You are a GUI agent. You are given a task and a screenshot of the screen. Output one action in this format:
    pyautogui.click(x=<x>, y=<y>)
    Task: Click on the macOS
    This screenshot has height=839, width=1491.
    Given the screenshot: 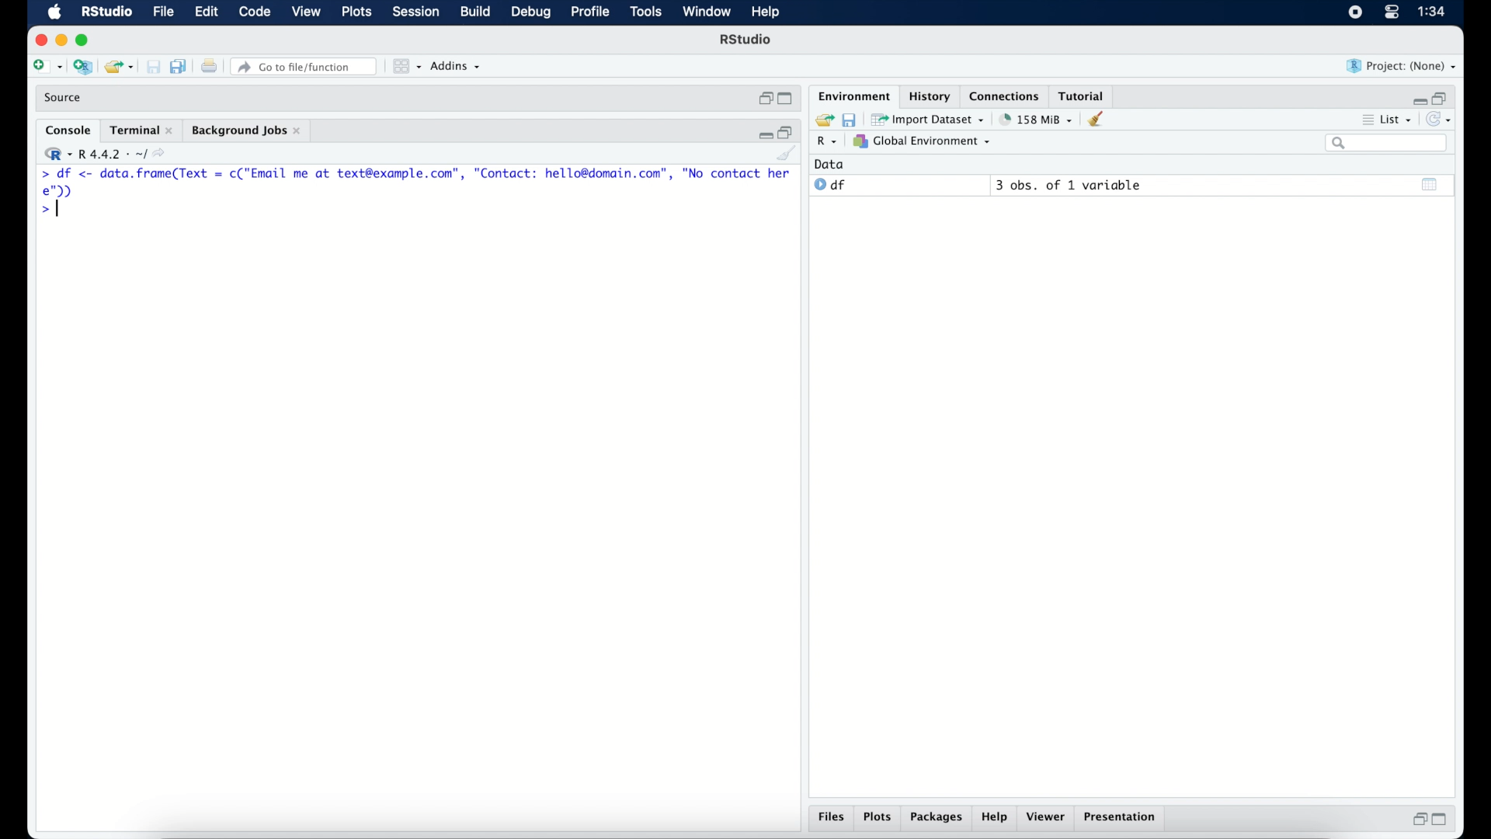 What is the action you would take?
    pyautogui.click(x=53, y=12)
    